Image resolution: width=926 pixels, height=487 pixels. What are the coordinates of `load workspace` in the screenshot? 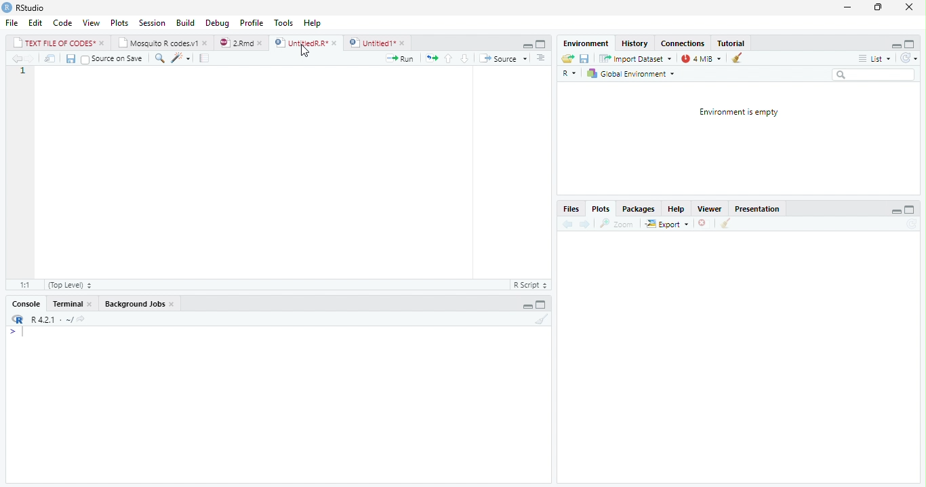 It's located at (567, 58).